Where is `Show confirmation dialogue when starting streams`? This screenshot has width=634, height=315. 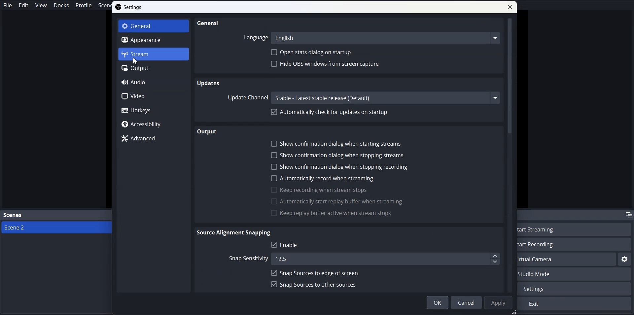 Show confirmation dialogue when starting streams is located at coordinates (336, 143).